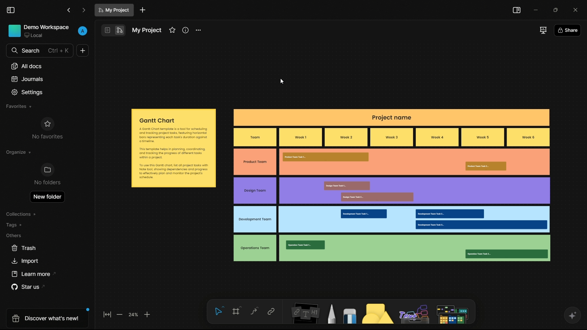 The image size is (587, 330). I want to click on zoom factor, so click(134, 315).